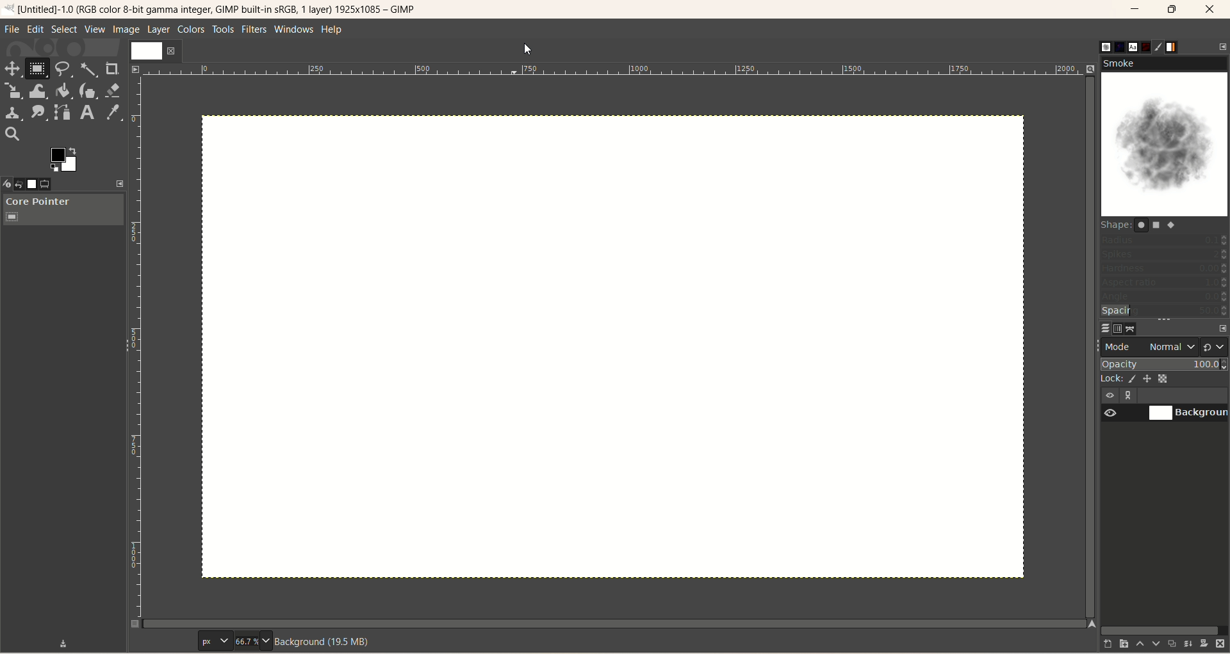 The image size is (1230, 654). Describe the element at coordinates (61, 112) in the screenshot. I see `paths tool` at that location.